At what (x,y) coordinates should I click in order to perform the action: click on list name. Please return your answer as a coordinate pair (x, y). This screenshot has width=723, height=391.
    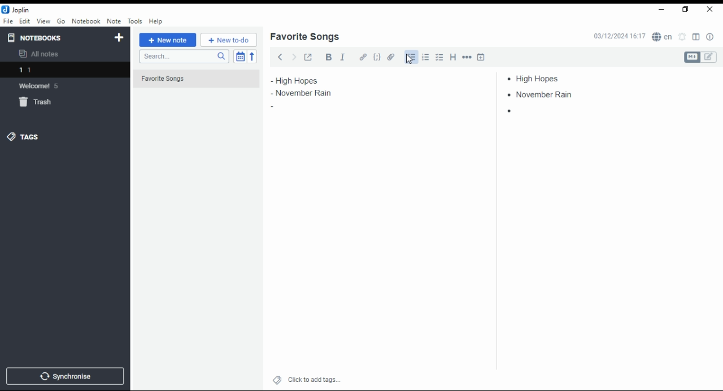
    Looking at the image, I should click on (304, 37).